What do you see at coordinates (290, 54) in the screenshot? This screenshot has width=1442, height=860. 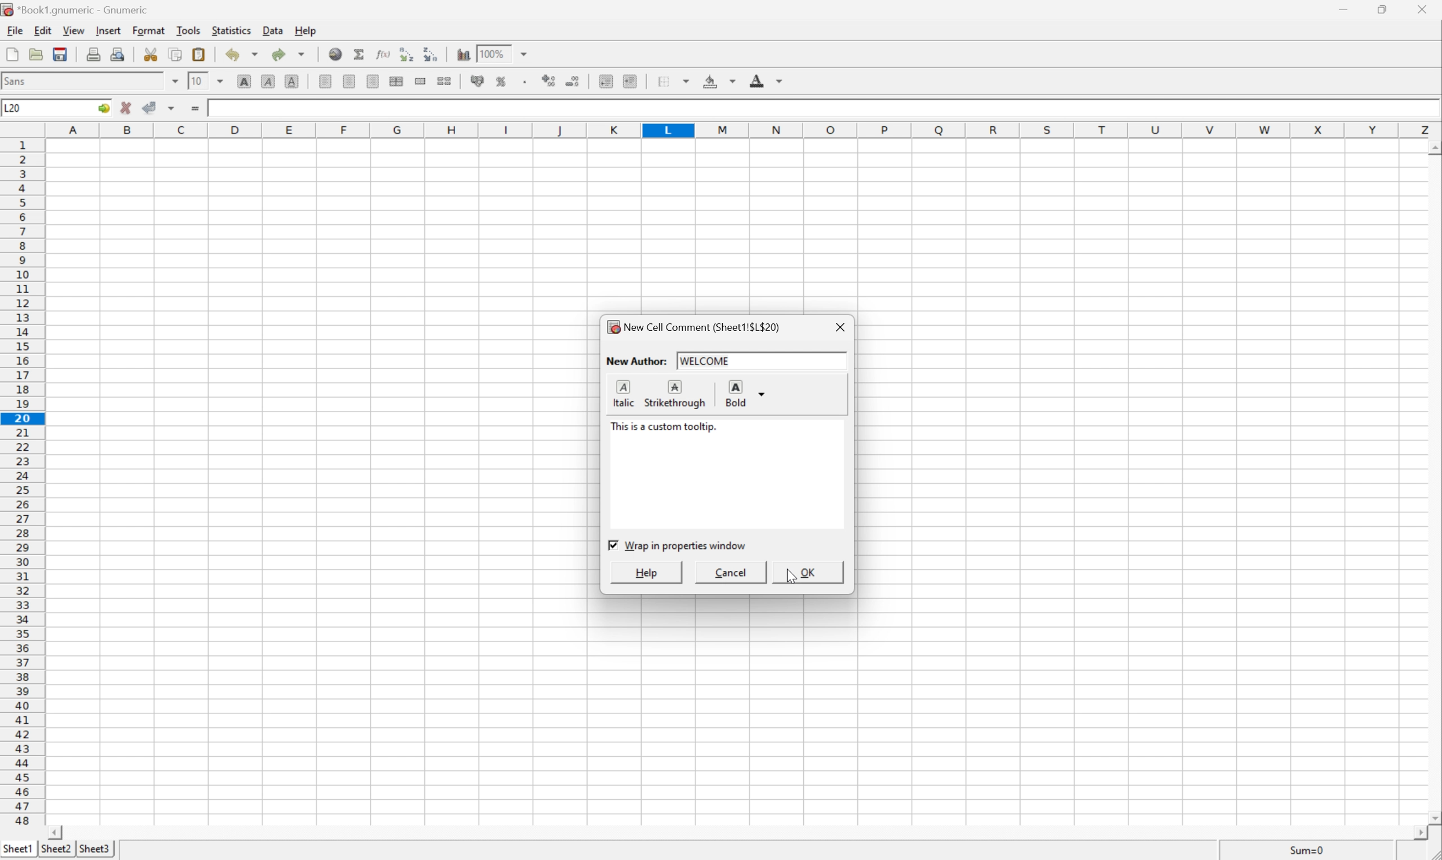 I see `Redo` at bounding box center [290, 54].